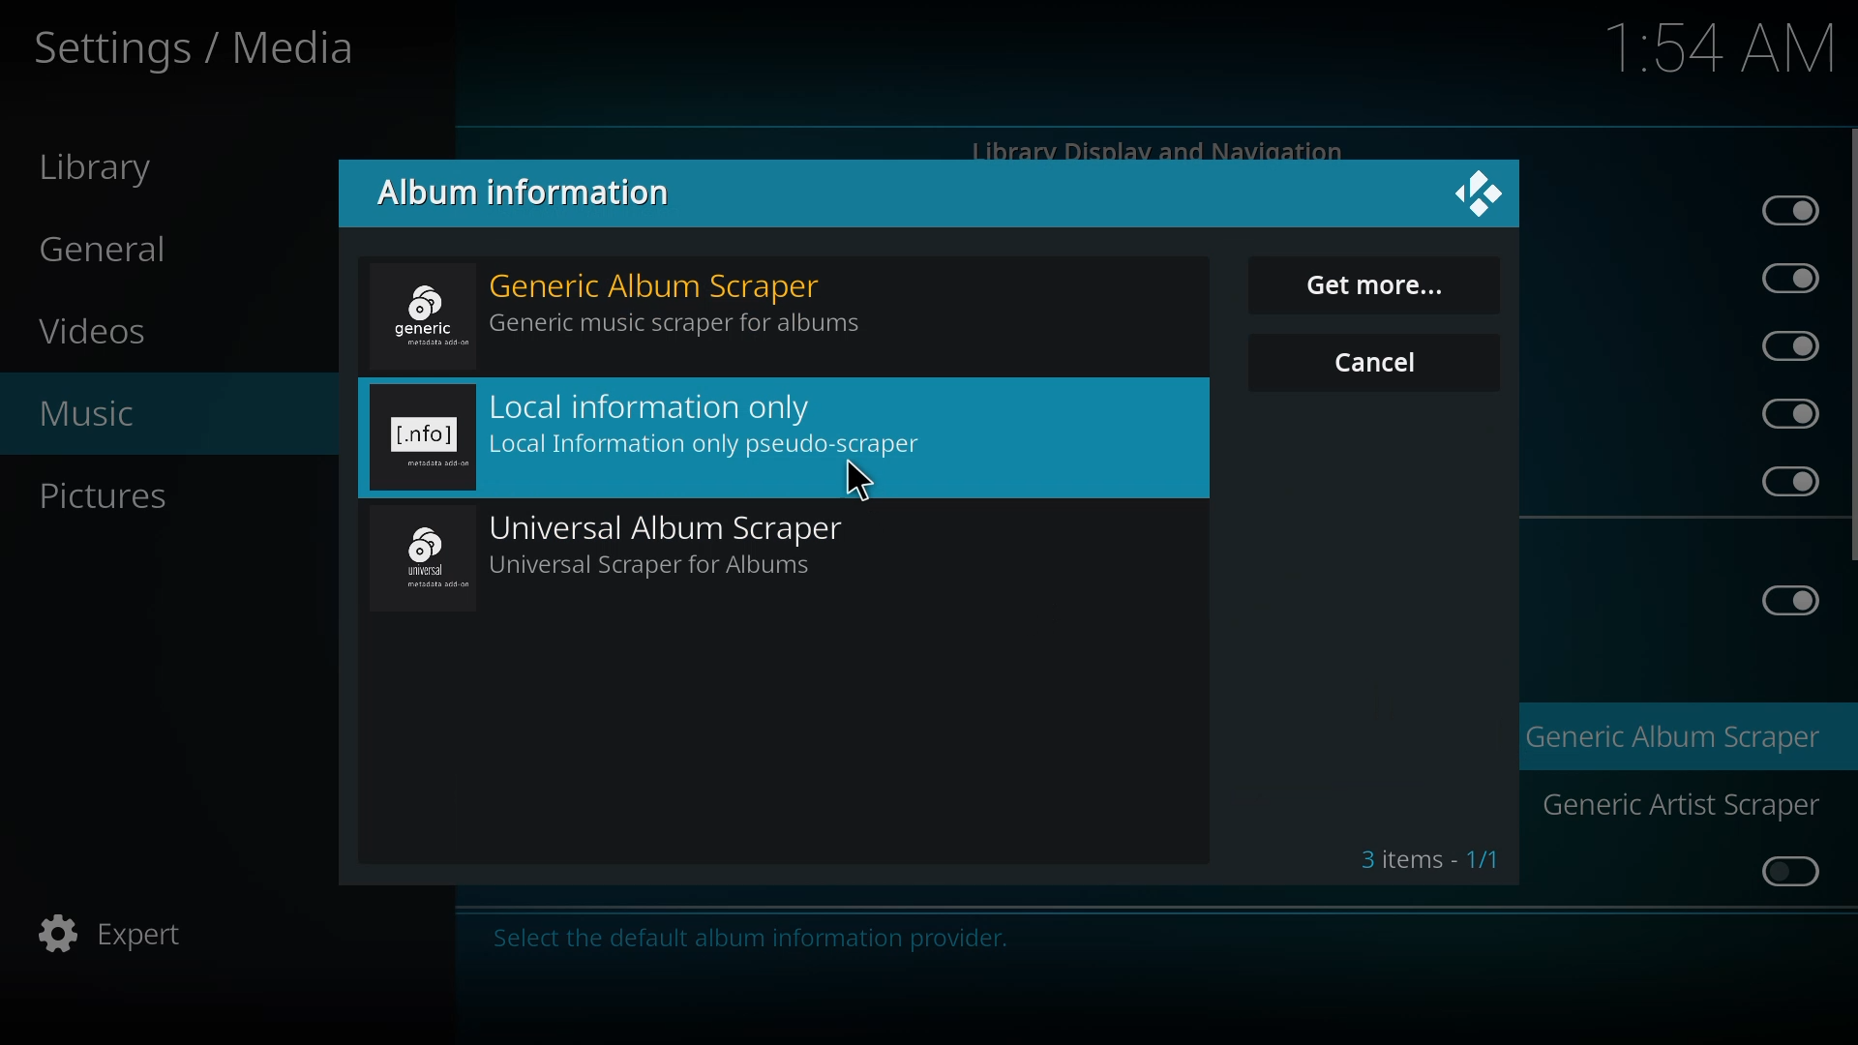 This screenshot has height=1045, width=1858. Describe the element at coordinates (1778, 482) in the screenshot. I see `enabled` at that location.